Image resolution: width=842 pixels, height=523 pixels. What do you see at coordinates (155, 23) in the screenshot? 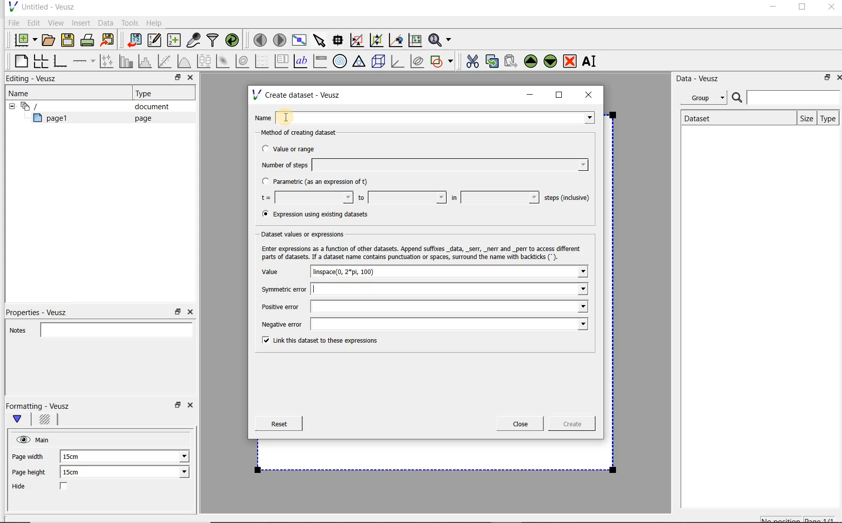
I see `Help` at bounding box center [155, 23].